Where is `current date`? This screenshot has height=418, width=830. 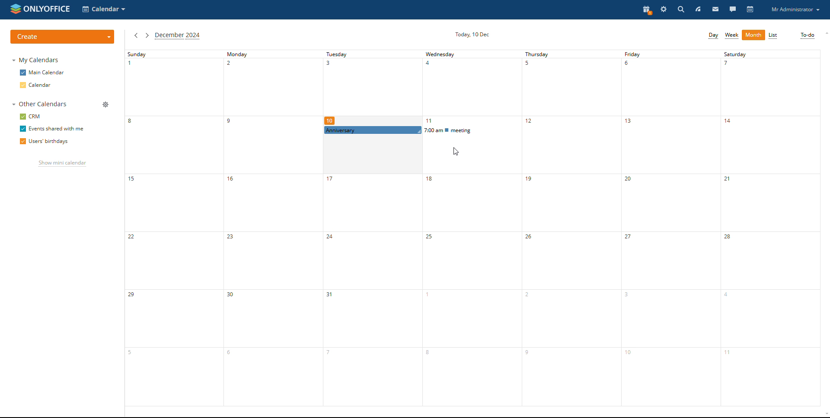 current date is located at coordinates (472, 35).